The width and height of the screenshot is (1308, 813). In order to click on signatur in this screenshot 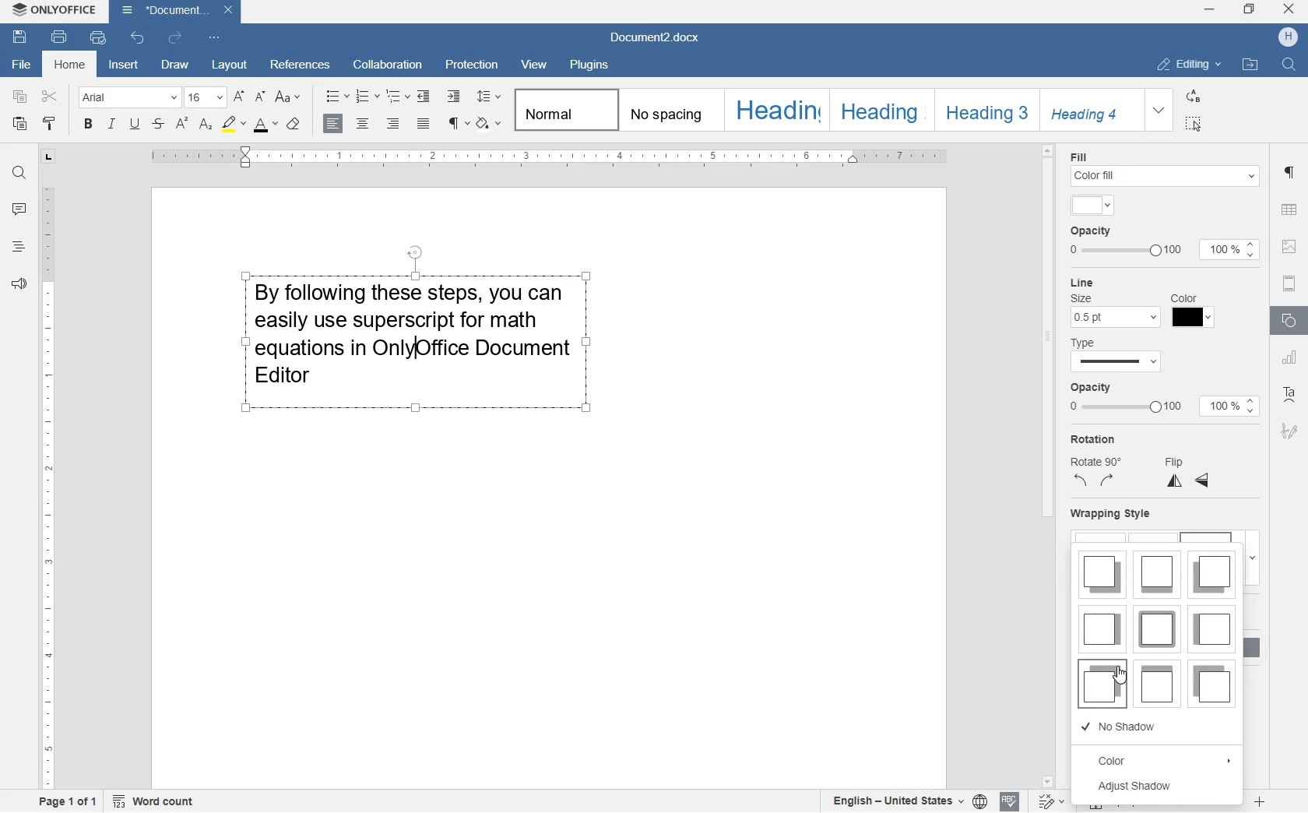, I will do `click(1289, 433)`.